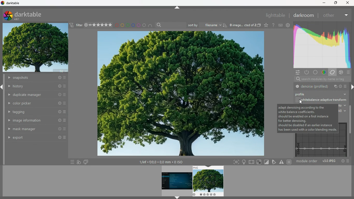 This screenshot has width=354, height=199. Describe the element at coordinates (352, 94) in the screenshot. I see `scroll bar` at that location.